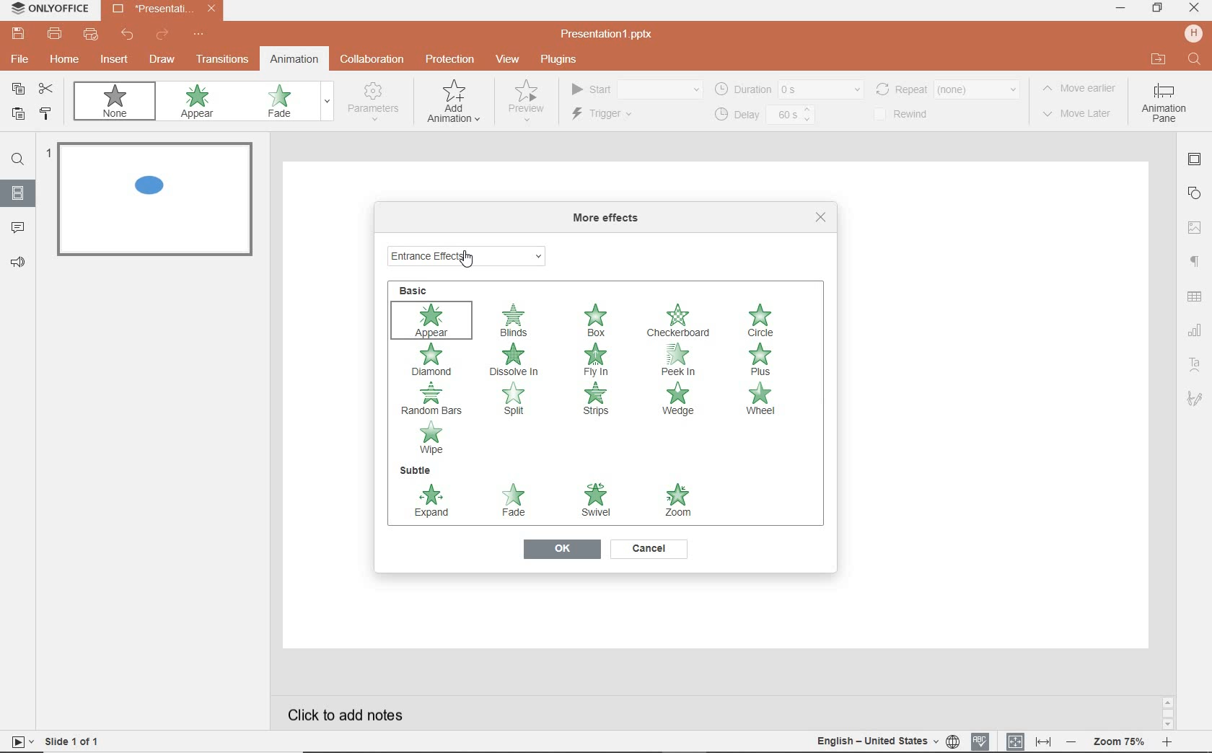 The image size is (1212, 753). I want to click on text language, so click(884, 742).